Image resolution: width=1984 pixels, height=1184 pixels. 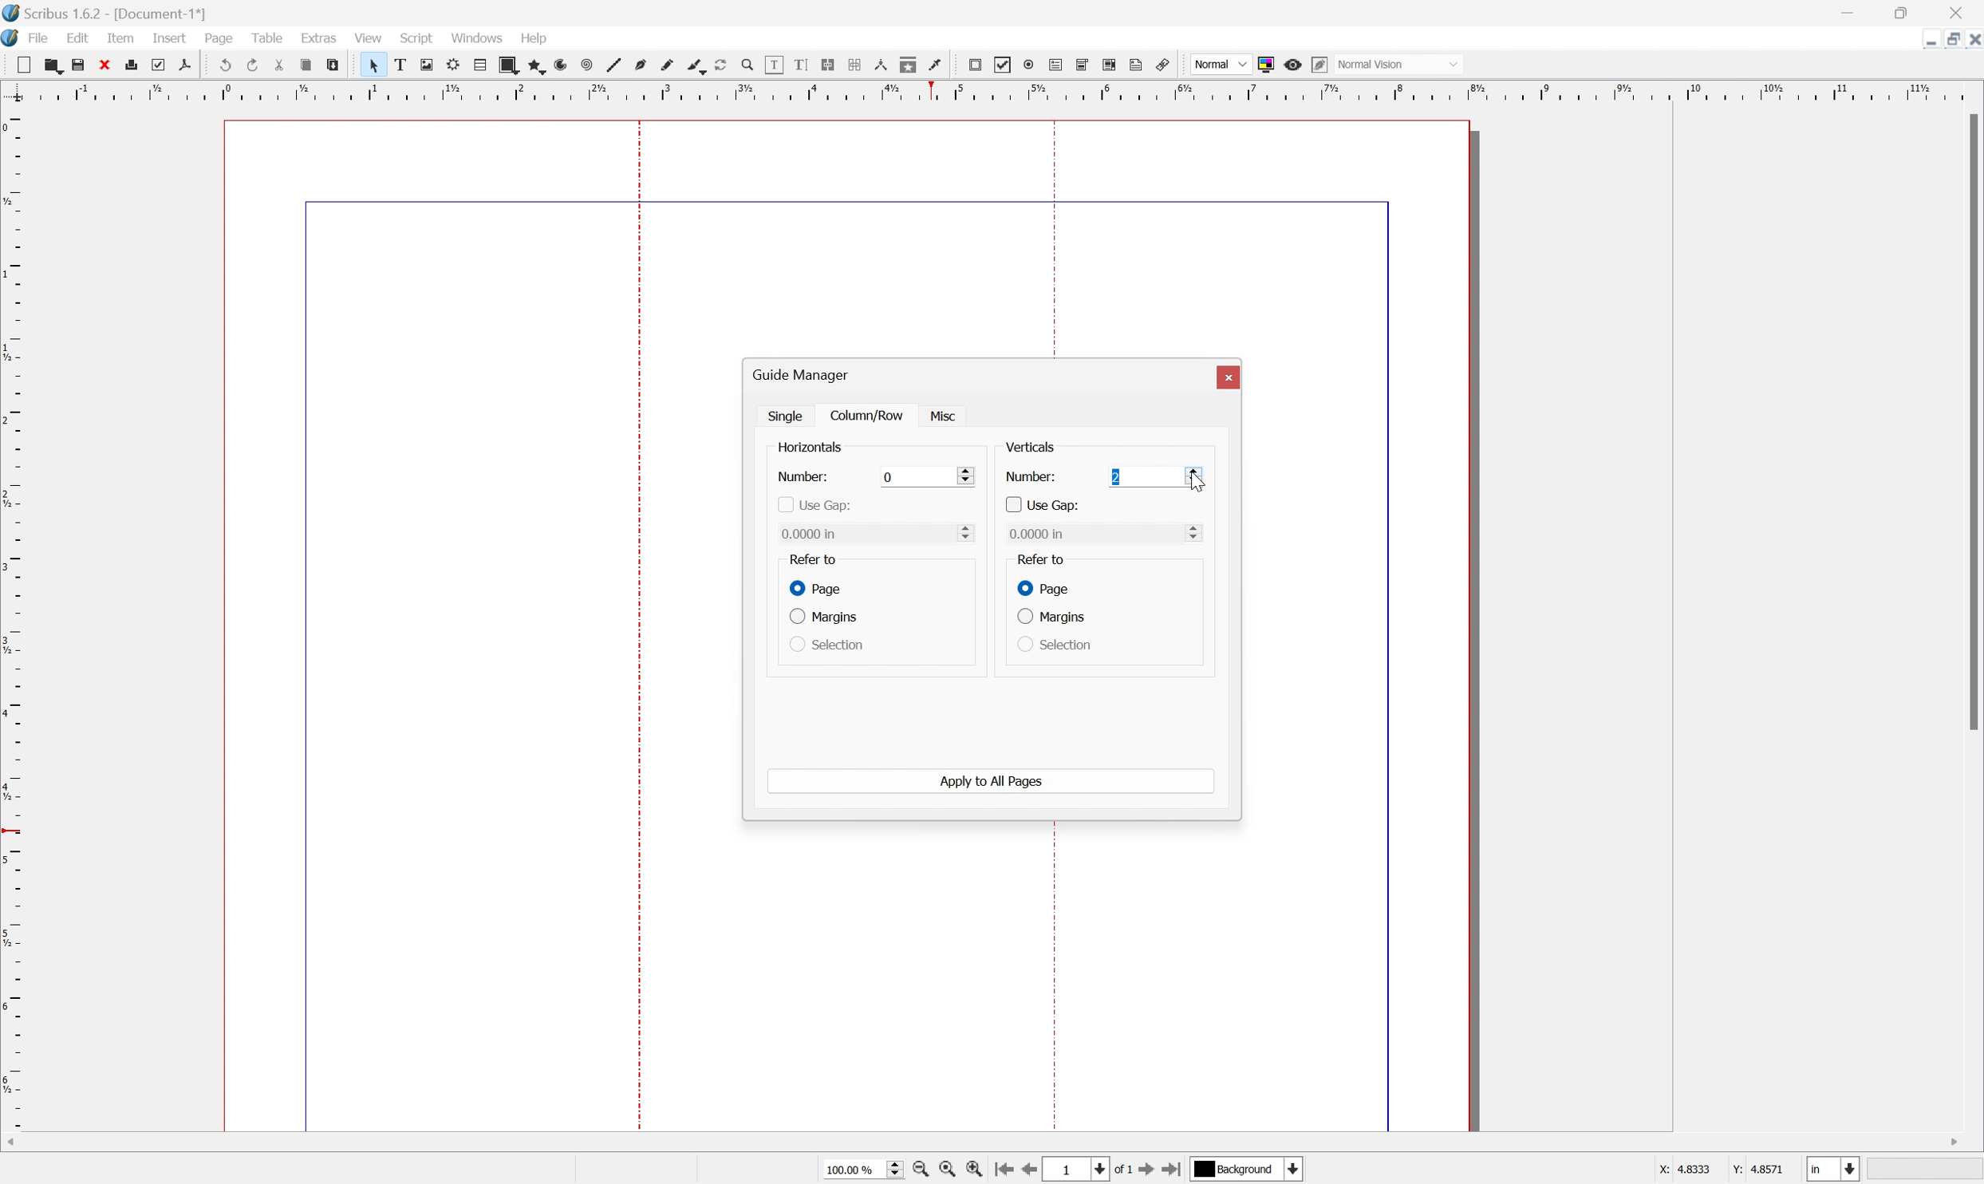 What do you see at coordinates (1321, 64) in the screenshot?
I see `edit in preview mode` at bounding box center [1321, 64].